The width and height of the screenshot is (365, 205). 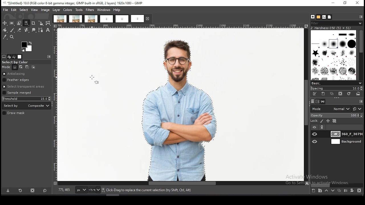 What do you see at coordinates (358, 94) in the screenshot?
I see `open brush as image` at bounding box center [358, 94].